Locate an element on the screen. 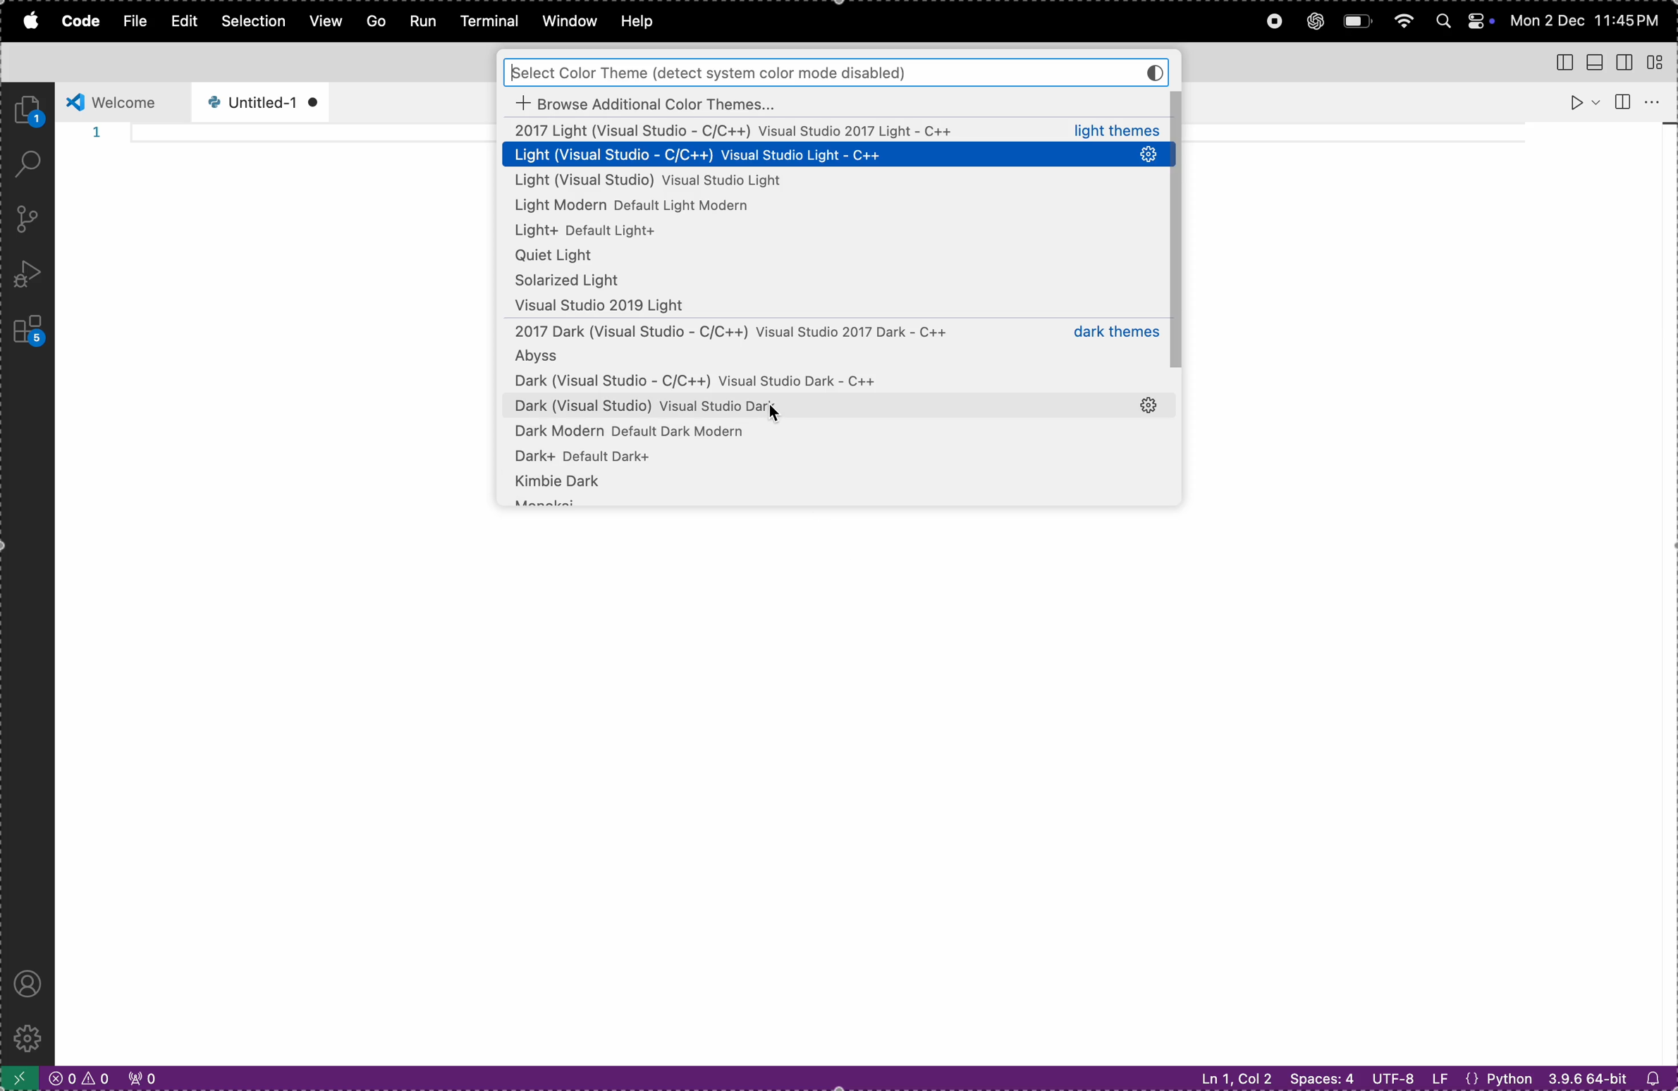 The height and width of the screenshot is (1091, 1678). quiet Light is located at coordinates (833, 258).